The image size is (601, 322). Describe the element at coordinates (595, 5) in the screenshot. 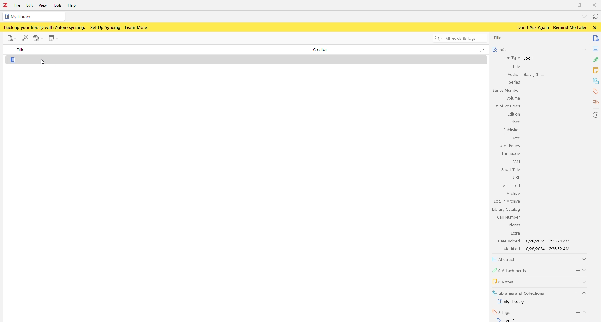

I see `Close` at that location.